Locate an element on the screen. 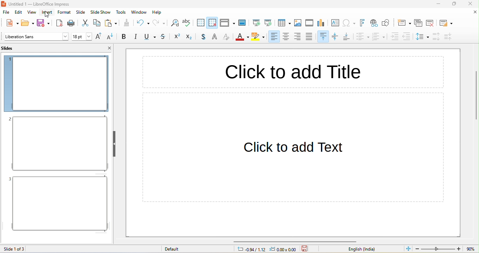 This screenshot has width=479, height=253. edit is located at coordinates (20, 13).